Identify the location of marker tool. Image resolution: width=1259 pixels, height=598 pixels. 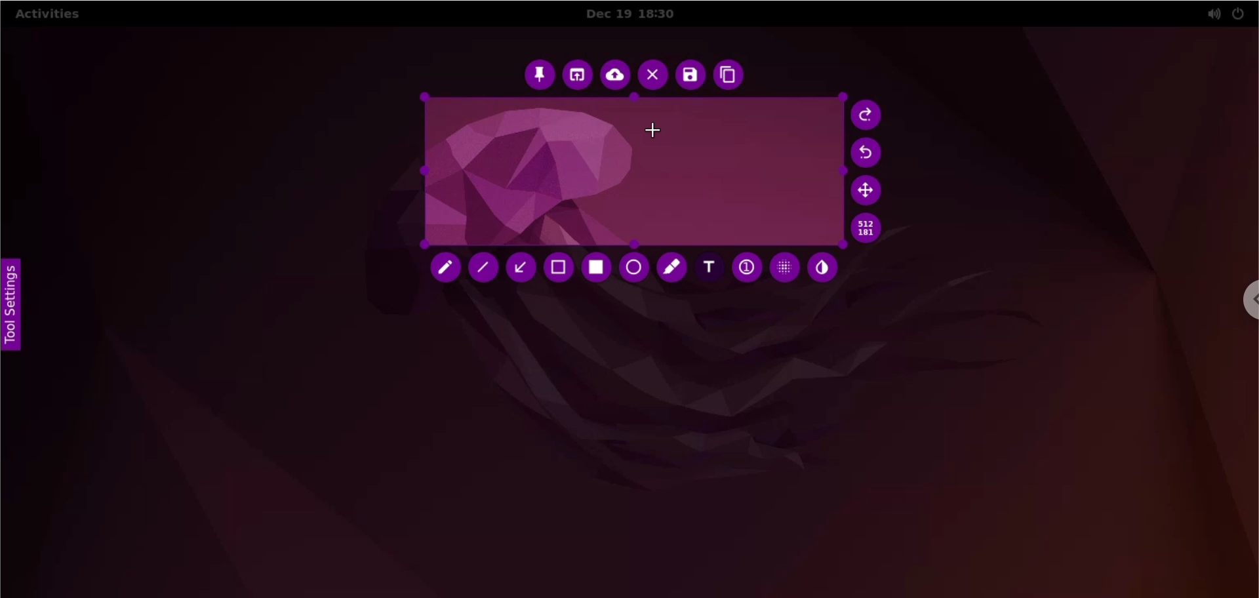
(671, 269).